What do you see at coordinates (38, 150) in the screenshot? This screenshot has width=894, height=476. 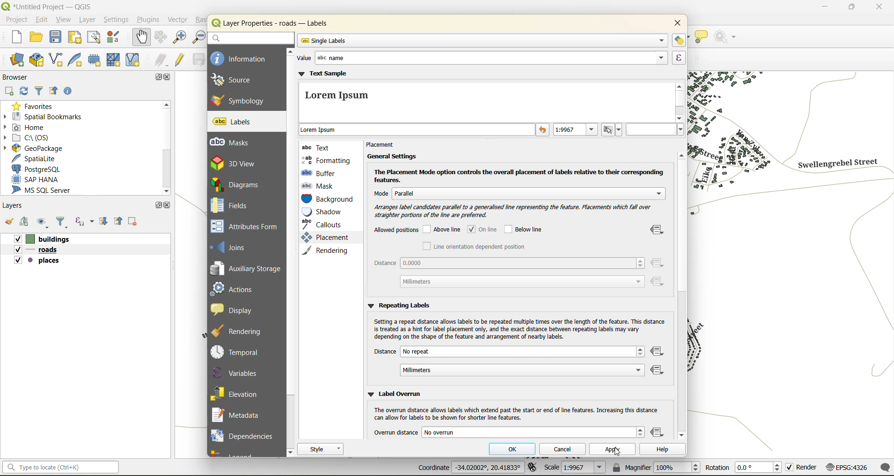 I see `geopackage` at bounding box center [38, 150].